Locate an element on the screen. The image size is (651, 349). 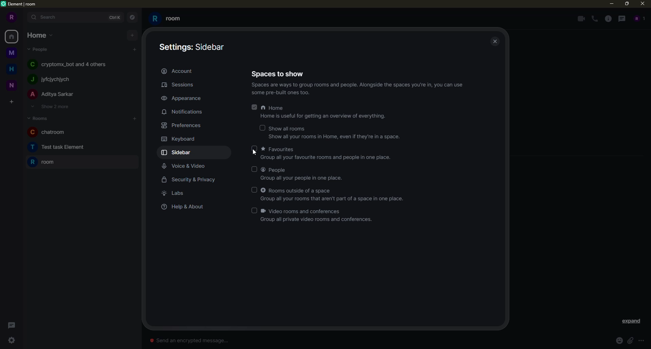
selected is located at coordinates (254, 107).